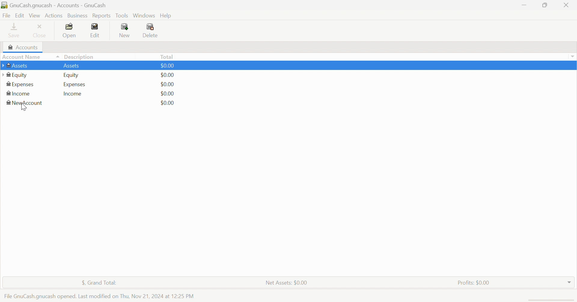 The height and width of the screenshot is (302, 577). Describe the element at coordinates (144, 15) in the screenshot. I see `Windows` at that location.